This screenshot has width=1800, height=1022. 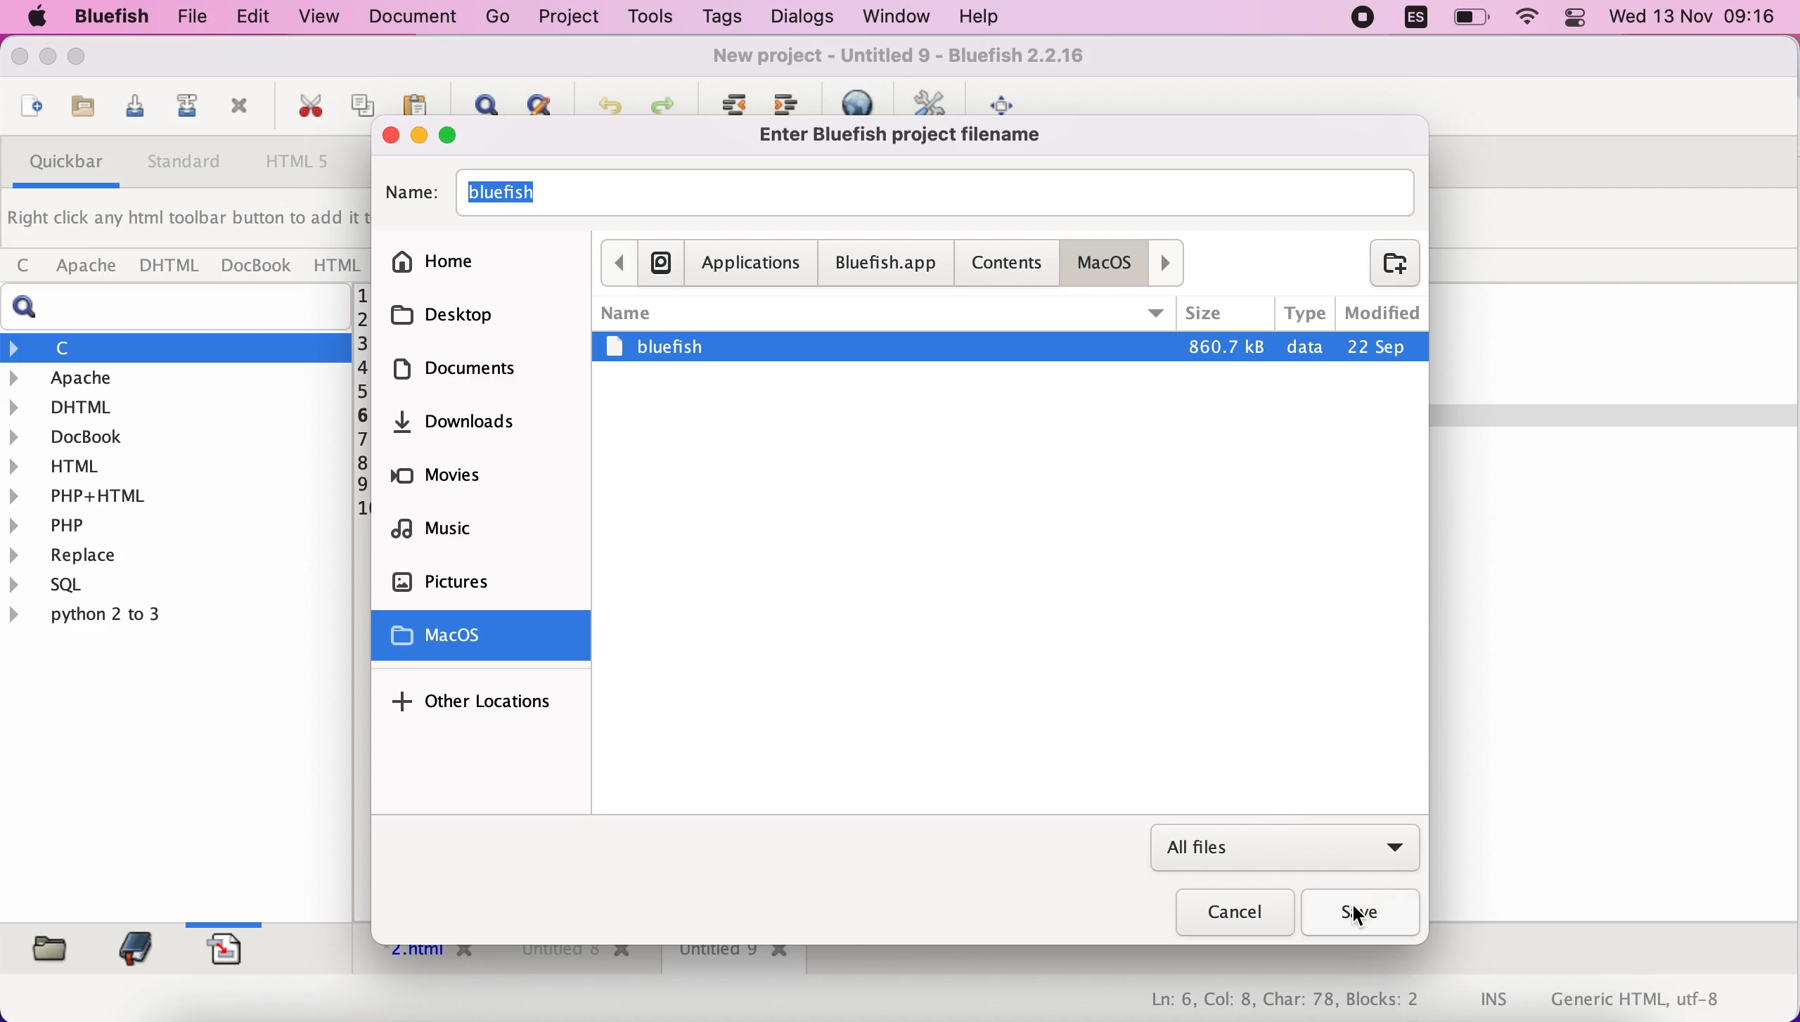 What do you see at coordinates (865, 100) in the screenshot?
I see `preview in browser` at bounding box center [865, 100].